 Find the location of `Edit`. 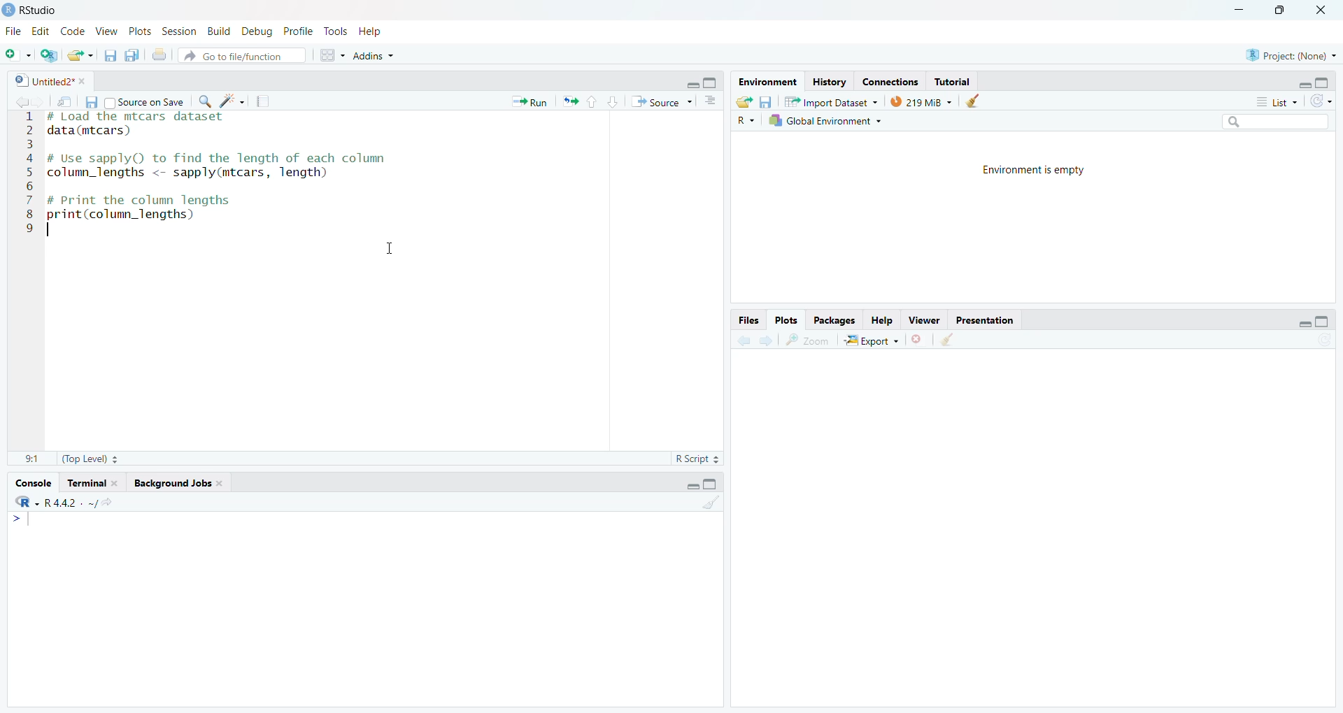

Edit is located at coordinates (42, 31).